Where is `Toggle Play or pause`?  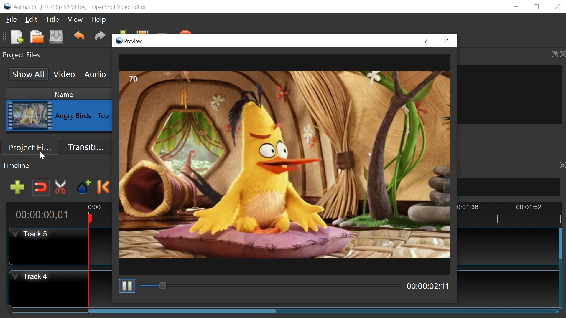 Toggle Play or pause is located at coordinates (127, 286).